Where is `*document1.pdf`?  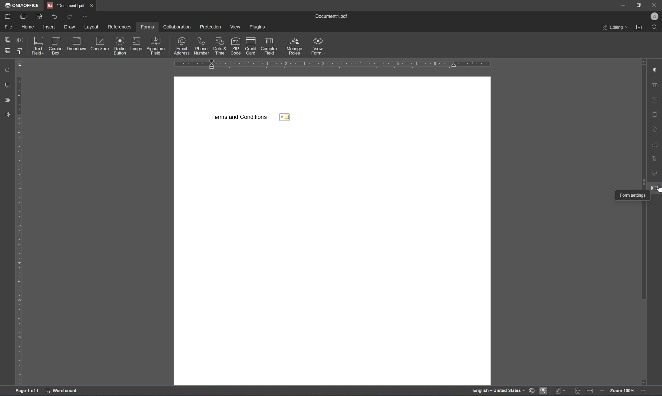 *document1.pdf is located at coordinates (65, 5).